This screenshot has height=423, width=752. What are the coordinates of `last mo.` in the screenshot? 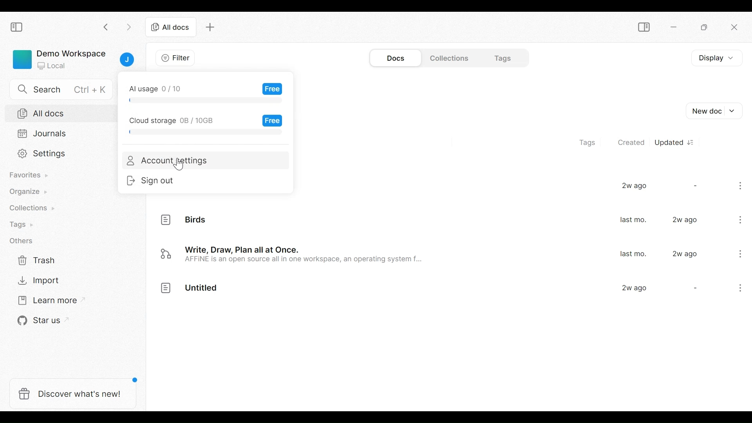 It's located at (633, 254).